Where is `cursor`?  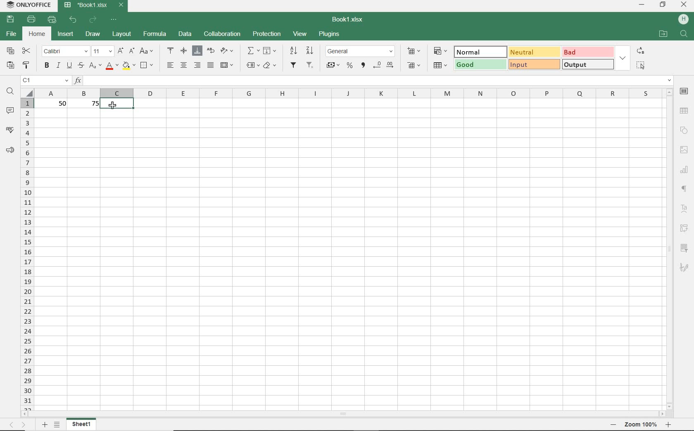 cursor is located at coordinates (112, 105).